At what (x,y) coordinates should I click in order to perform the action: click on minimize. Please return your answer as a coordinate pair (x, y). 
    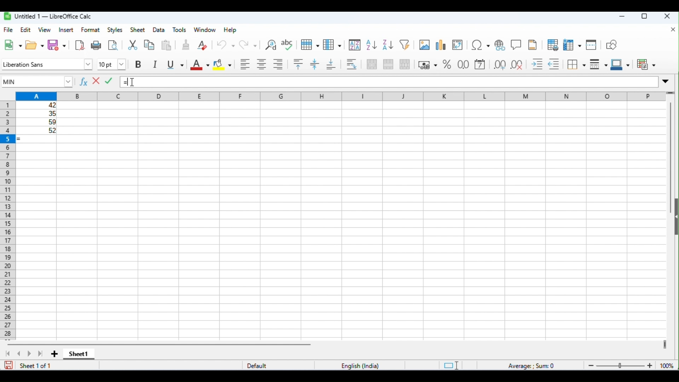
    Looking at the image, I should click on (622, 17).